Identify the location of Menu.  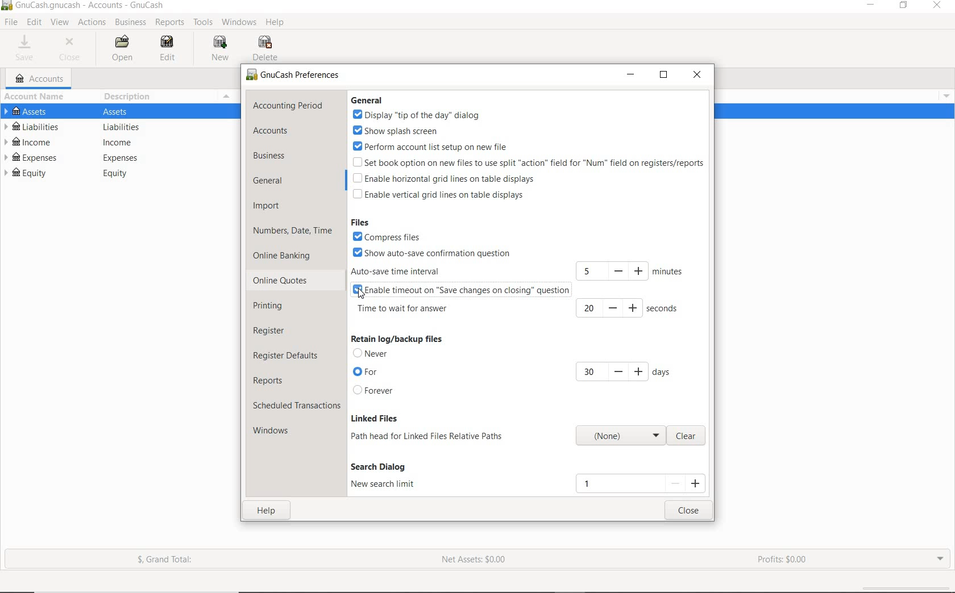
(227, 97).